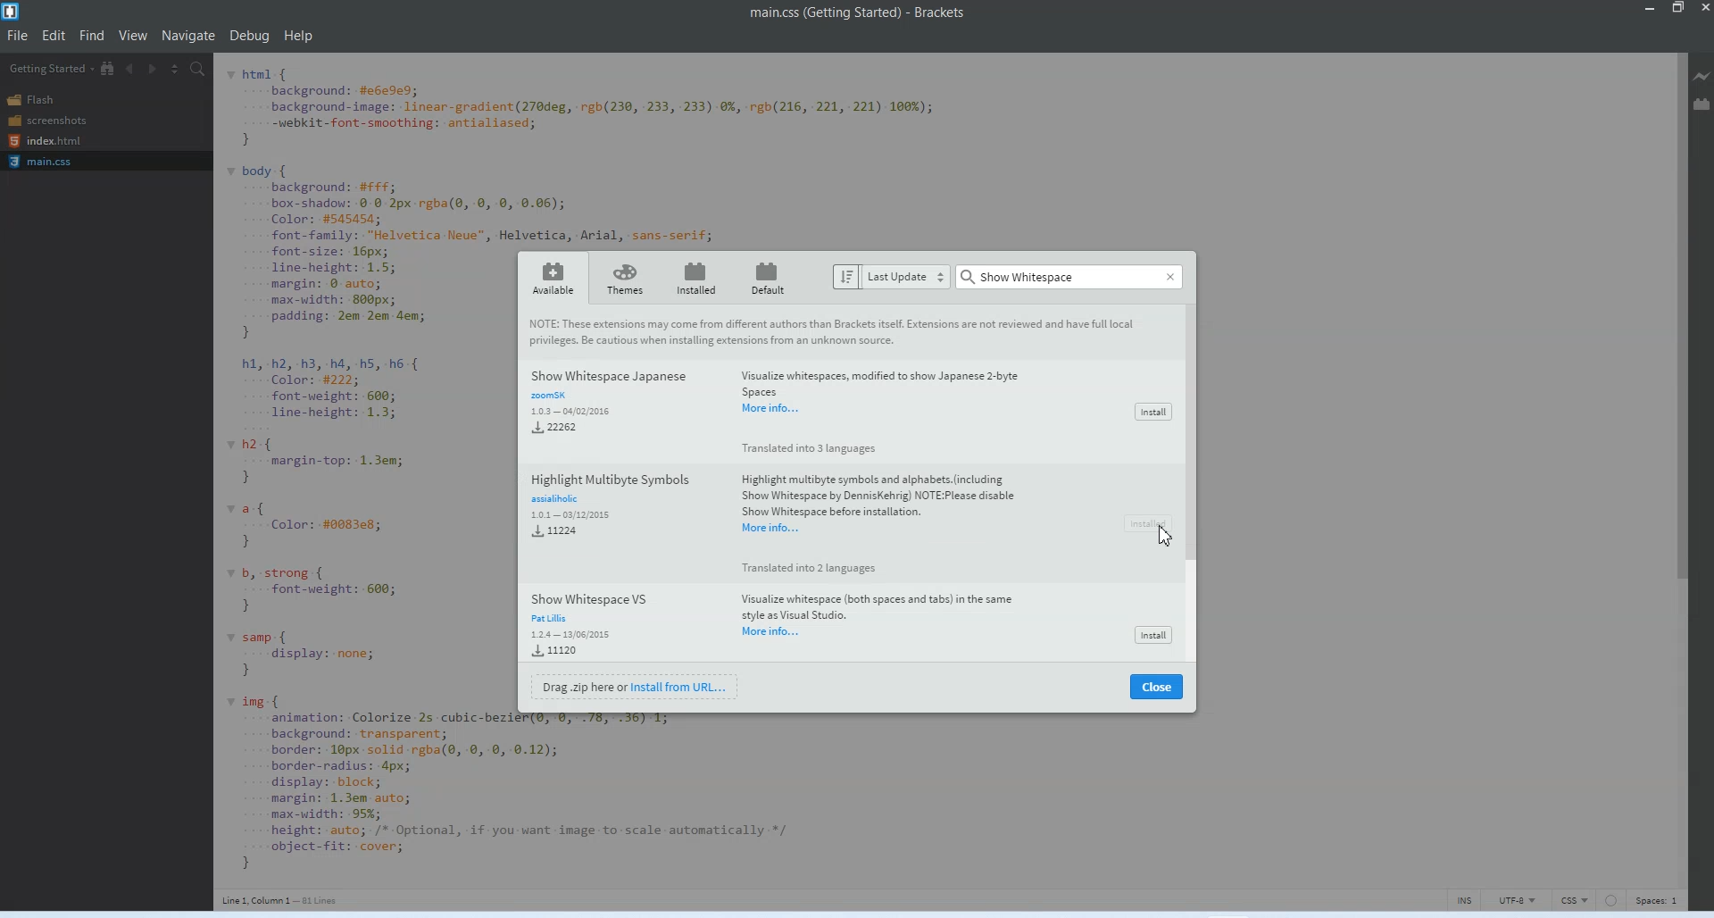  What do you see at coordinates (1151, 409) in the screenshot?
I see `Install` at bounding box center [1151, 409].